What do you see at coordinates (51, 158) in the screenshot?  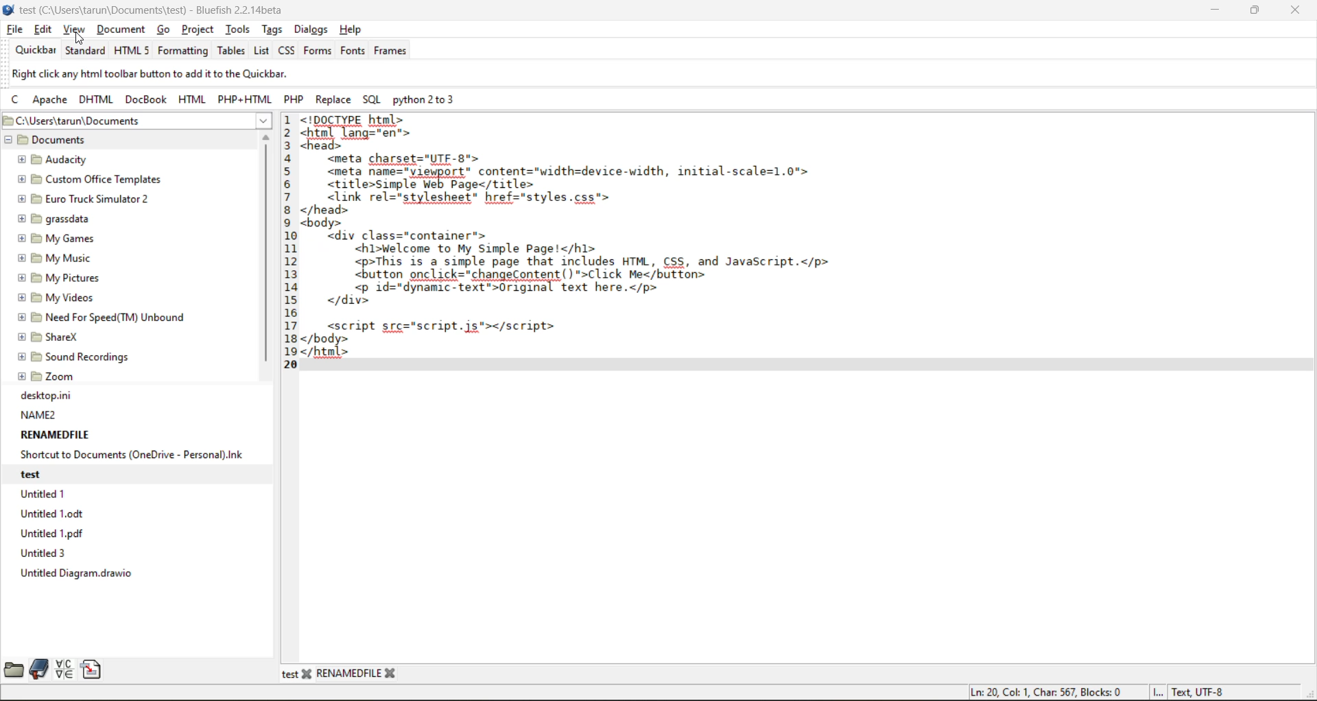 I see `@ Bo Audacity` at bounding box center [51, 158].